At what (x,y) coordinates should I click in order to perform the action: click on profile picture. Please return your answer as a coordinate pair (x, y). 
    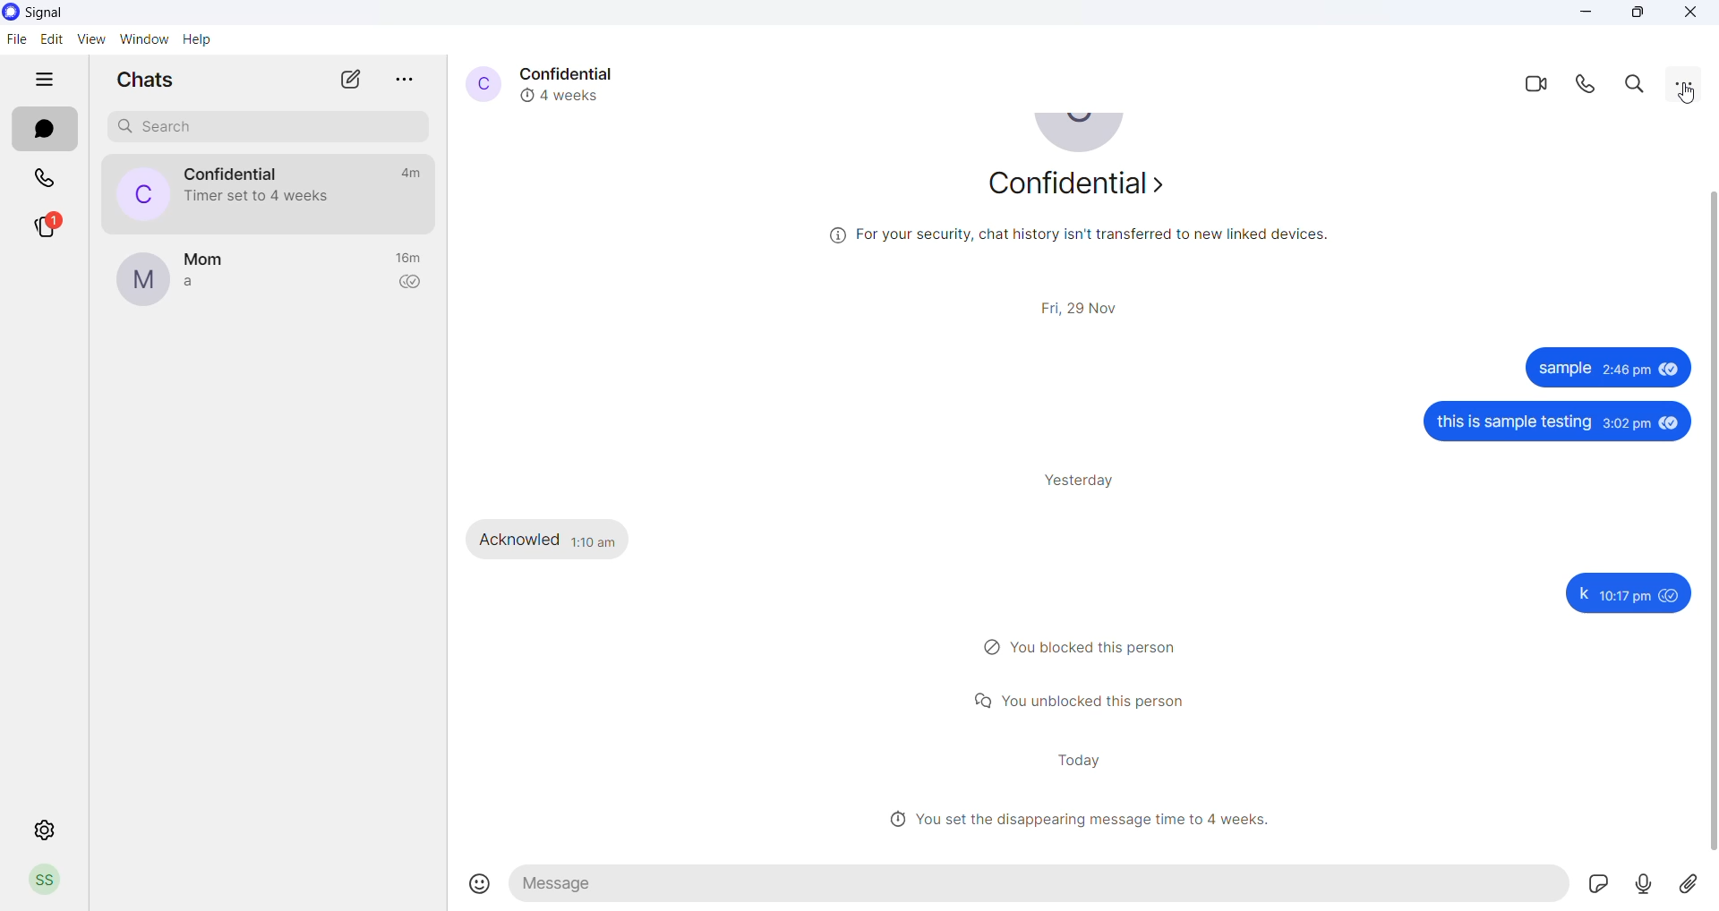
    Looking at the image, I should click on (1083, 138).